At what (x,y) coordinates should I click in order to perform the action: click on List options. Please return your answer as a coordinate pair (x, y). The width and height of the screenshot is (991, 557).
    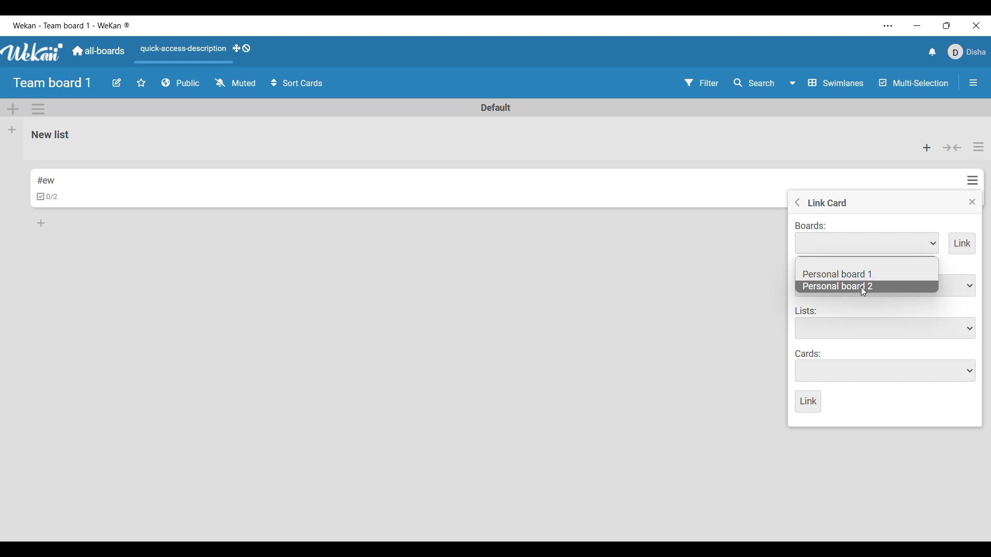
    Looking at the image, I should click on (886, 328).